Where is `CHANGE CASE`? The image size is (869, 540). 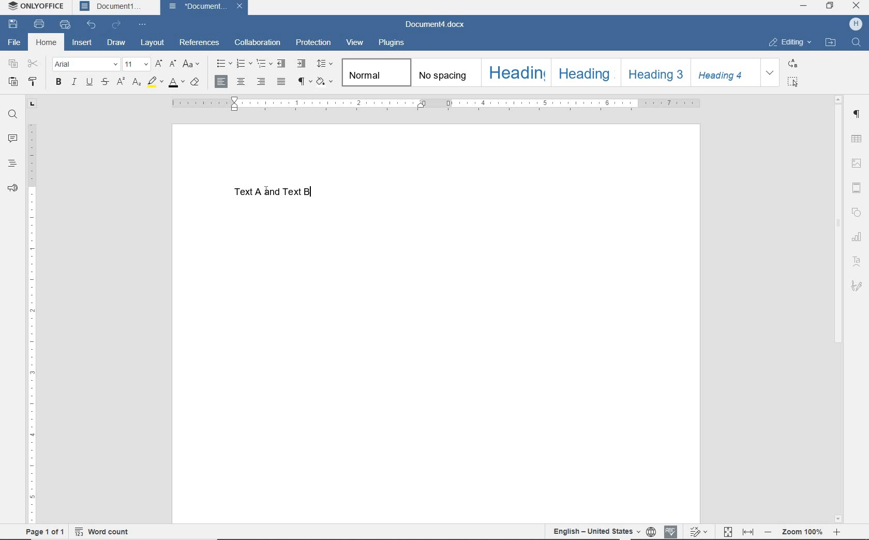
CHANGE CASE is located at coordinates (191, 65).